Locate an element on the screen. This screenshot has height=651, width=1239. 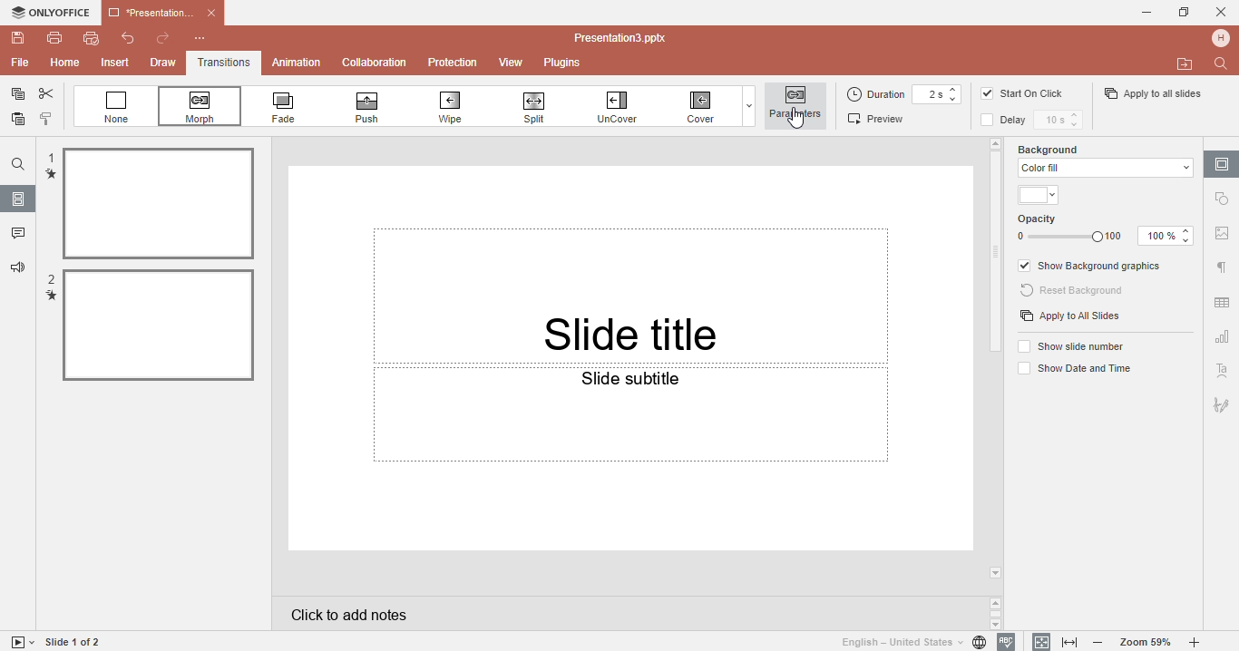
Show date and time is located at coordinates (1072, 370).